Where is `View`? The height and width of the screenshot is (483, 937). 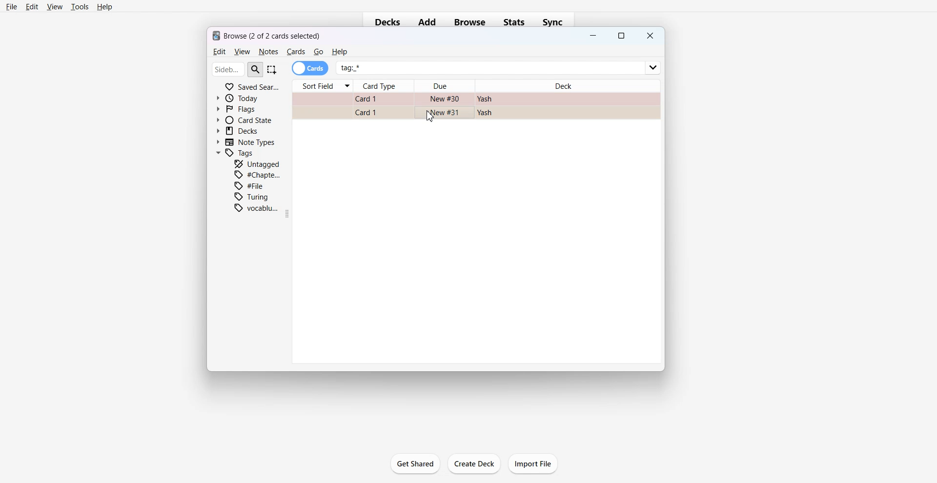
View is located at coordinates (242, 52).